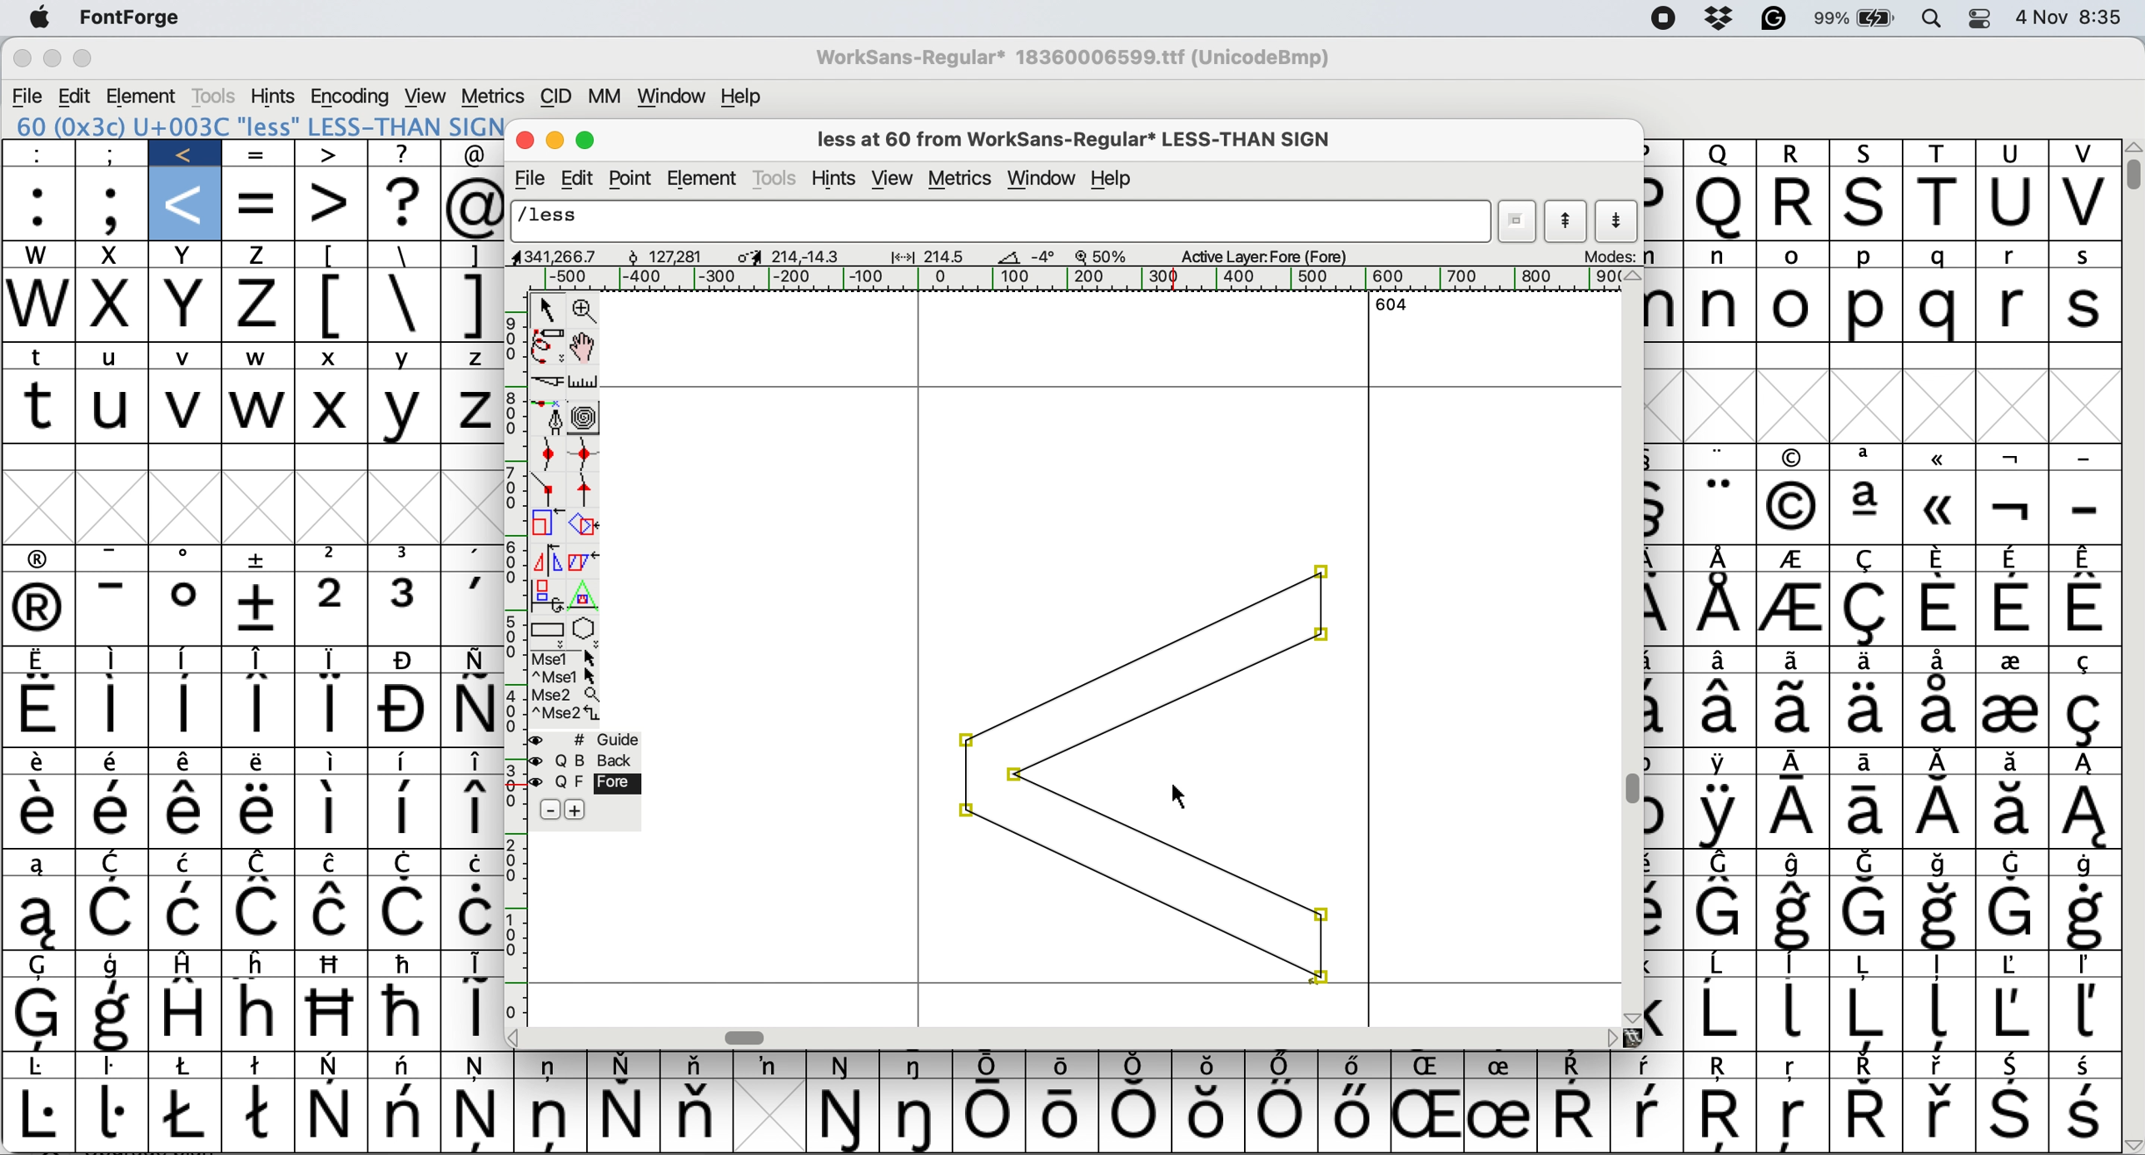 The image size is (2145, 1155). What do you see at coordinates (547, 384) in the screenshot?
I see `cut splines in two` at bounding box center [547, 384].